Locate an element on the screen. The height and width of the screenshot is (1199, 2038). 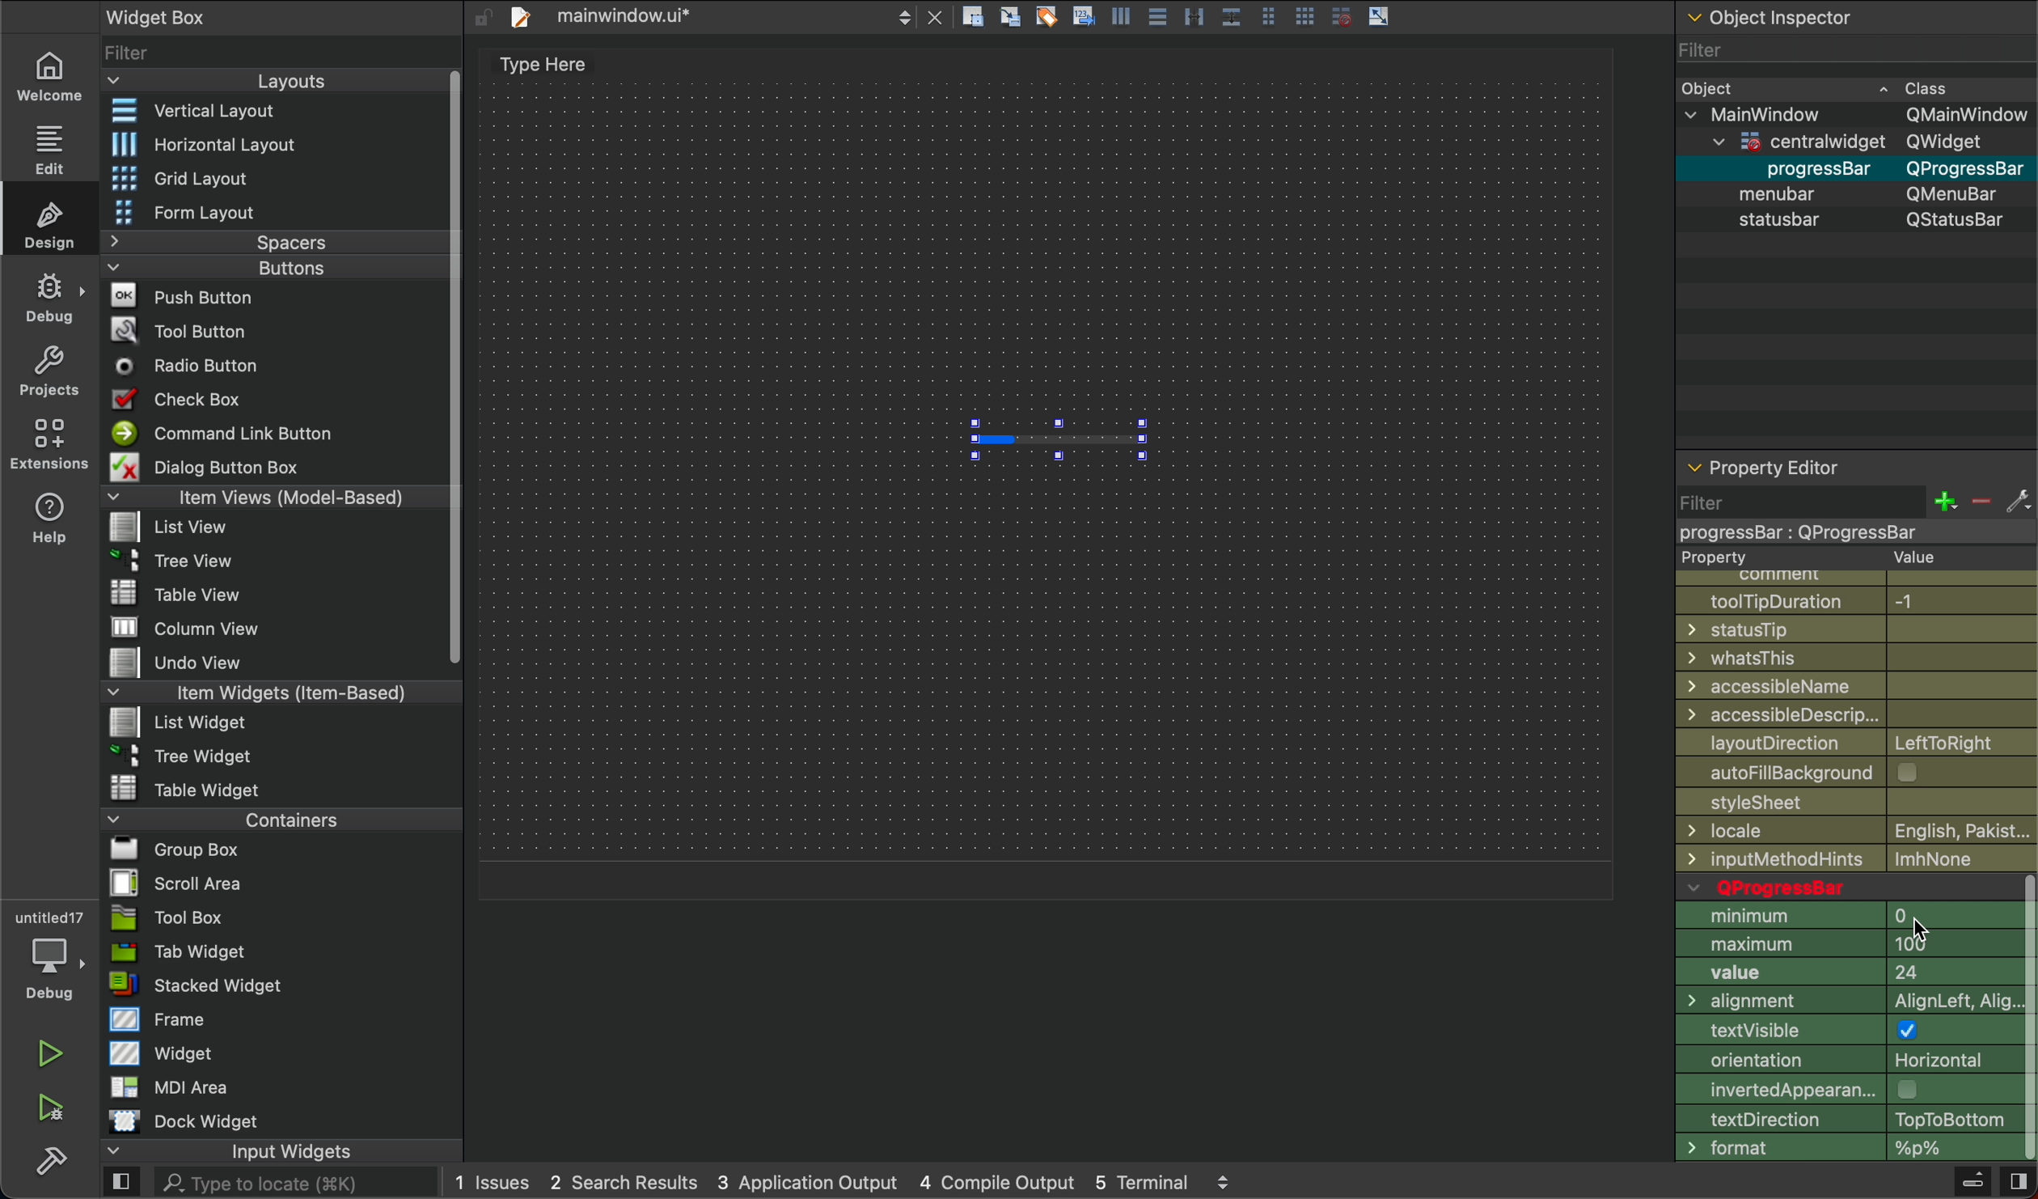
File is located at coordinates (188, 787).